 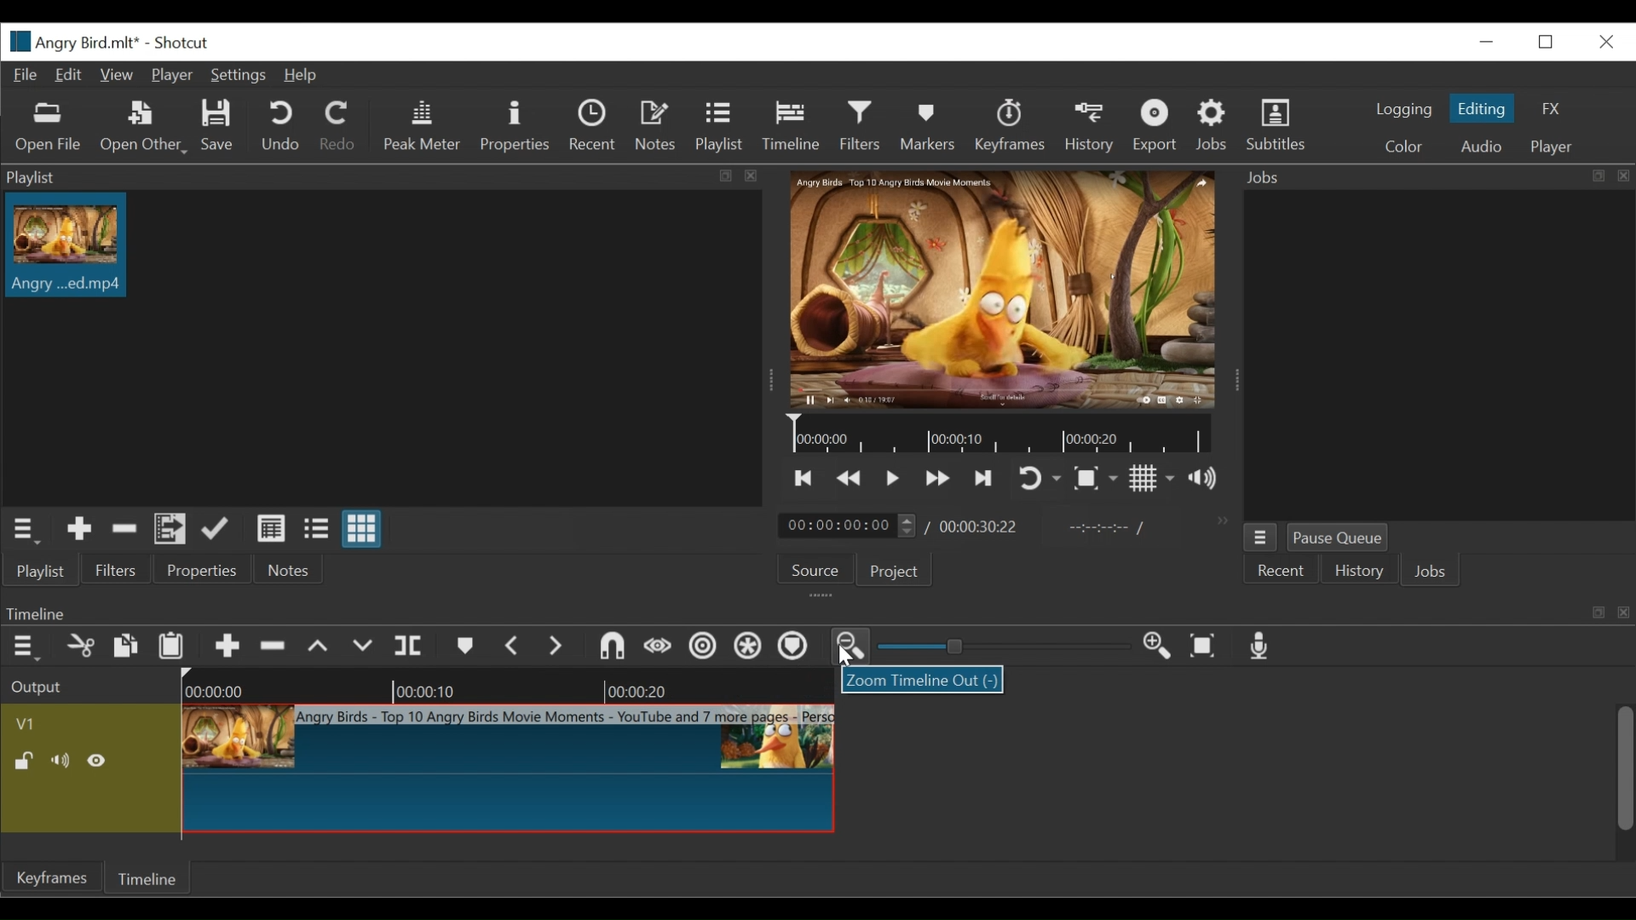 I want to click on Timeline, so click(x=791, y=125).